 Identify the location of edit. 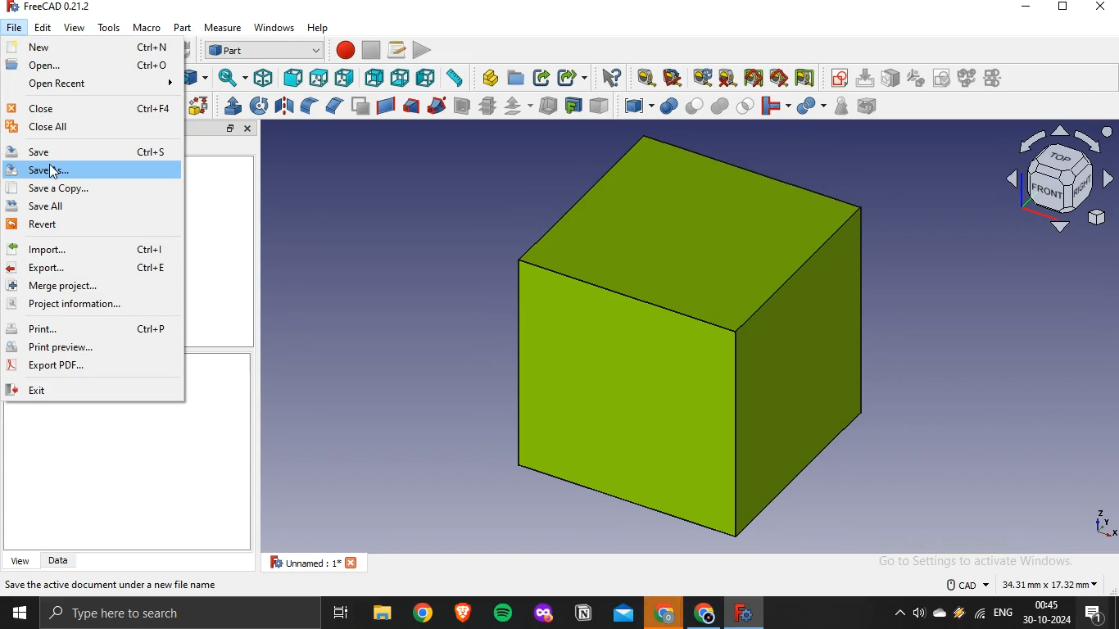
(42, 28).